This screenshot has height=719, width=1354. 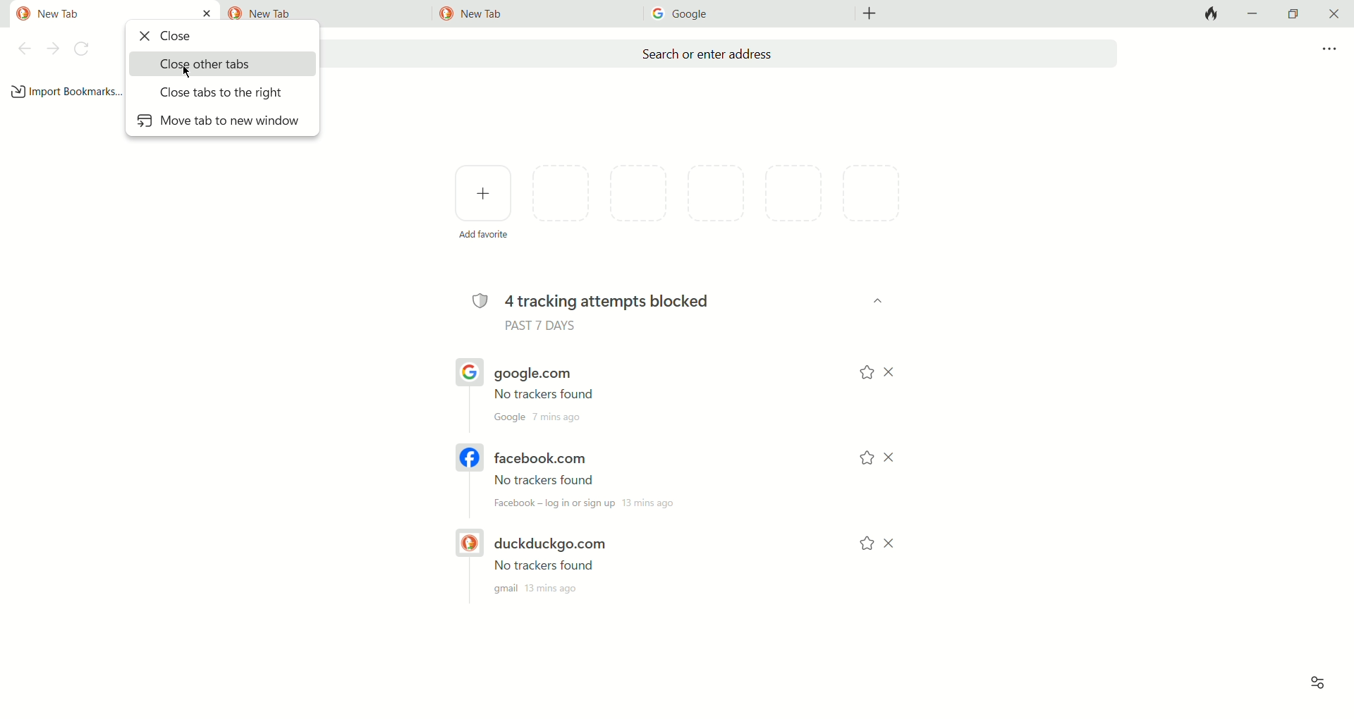 I want to click on current tab, so click(x=111, y=13).